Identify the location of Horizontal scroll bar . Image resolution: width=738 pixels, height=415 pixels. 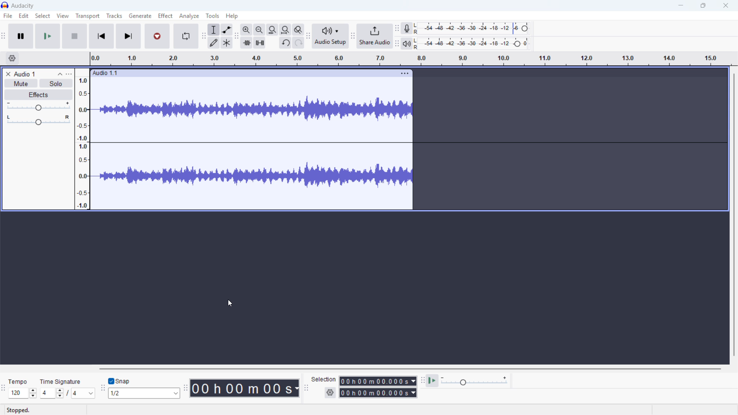
(409, 369).